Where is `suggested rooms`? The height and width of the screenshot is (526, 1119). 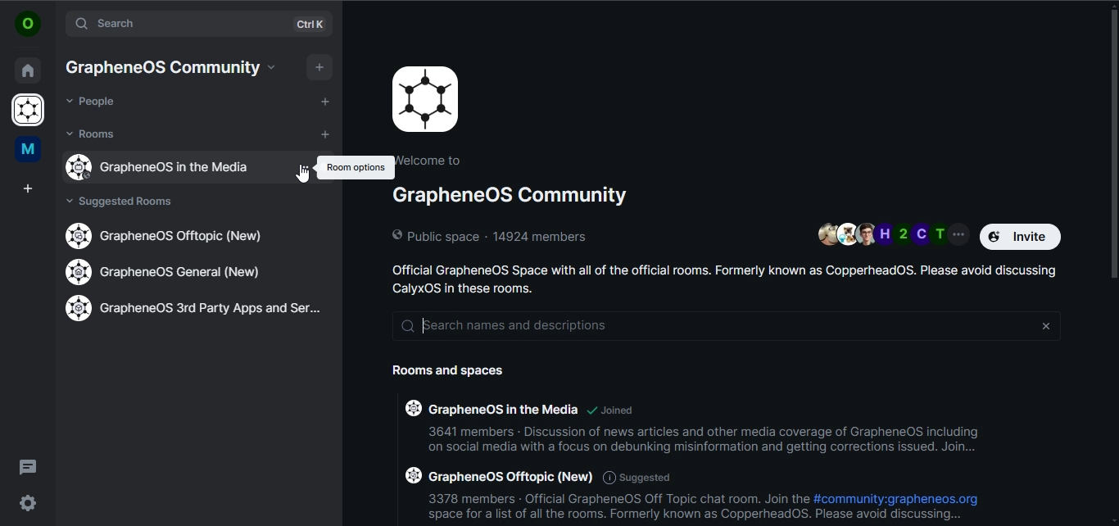
suggested rooms is located at coordinates (126, 202).